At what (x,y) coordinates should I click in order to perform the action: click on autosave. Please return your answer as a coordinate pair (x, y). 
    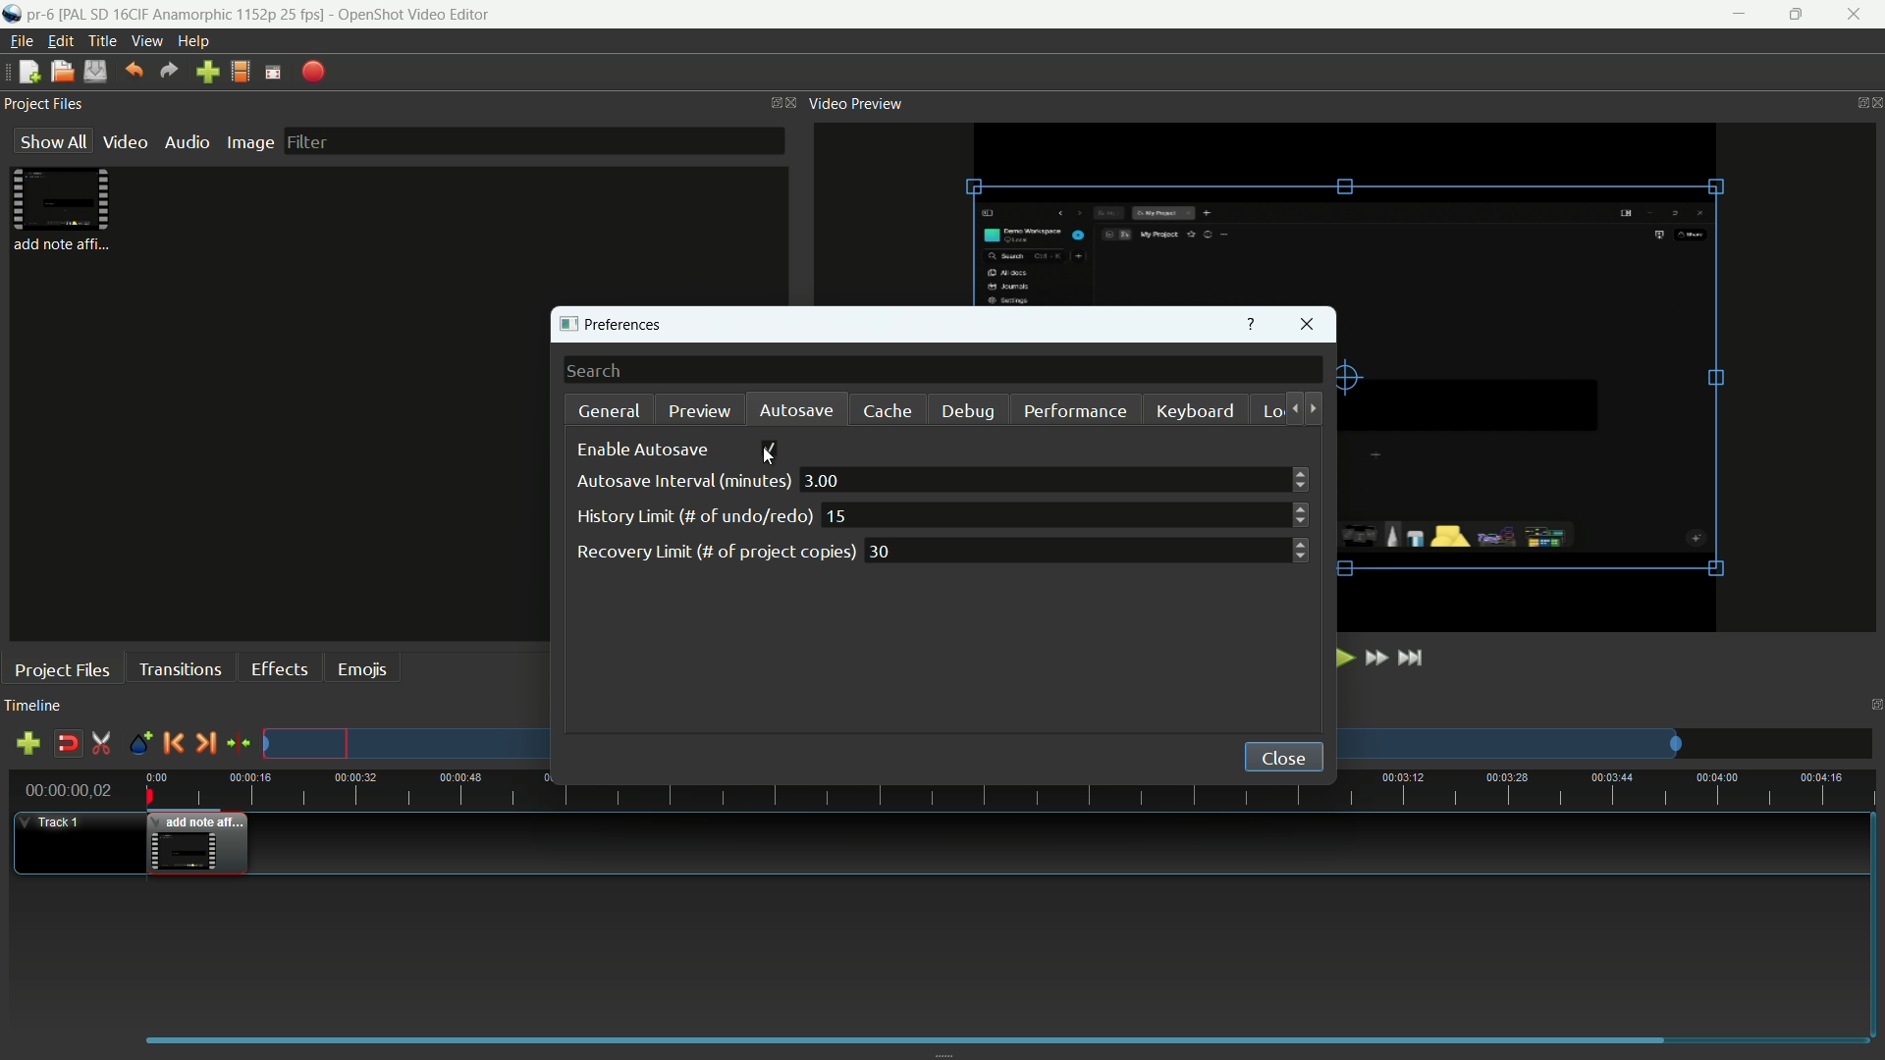
    Looking at the image, I should click on (797, 411).